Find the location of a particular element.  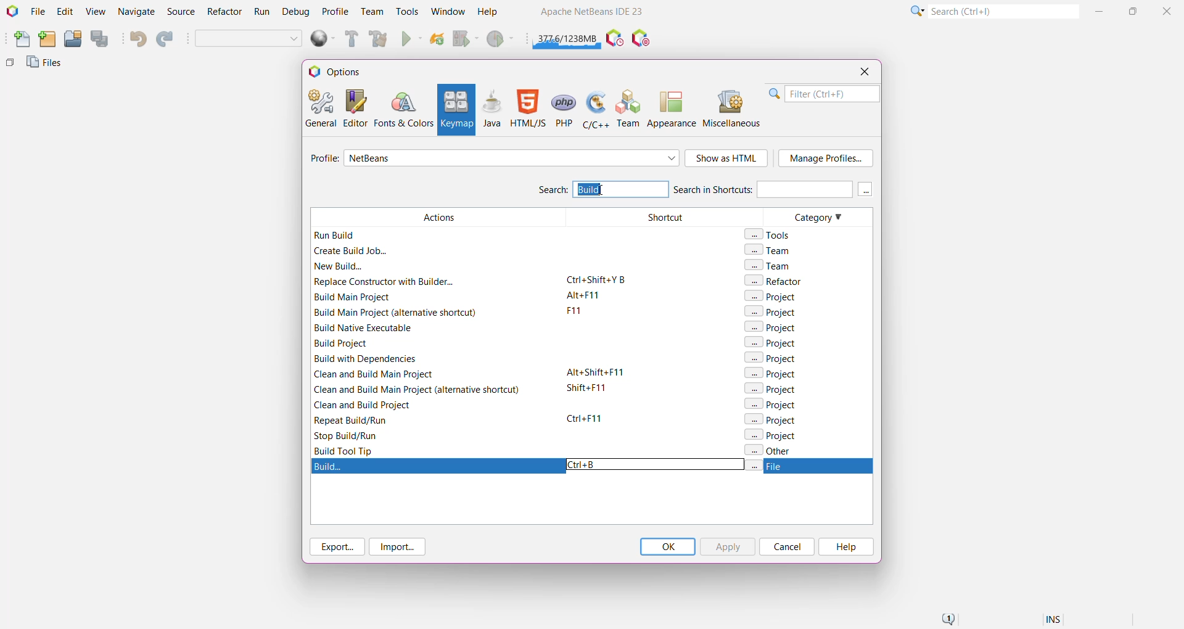

Minimize is located at coordinates (1101, 11).